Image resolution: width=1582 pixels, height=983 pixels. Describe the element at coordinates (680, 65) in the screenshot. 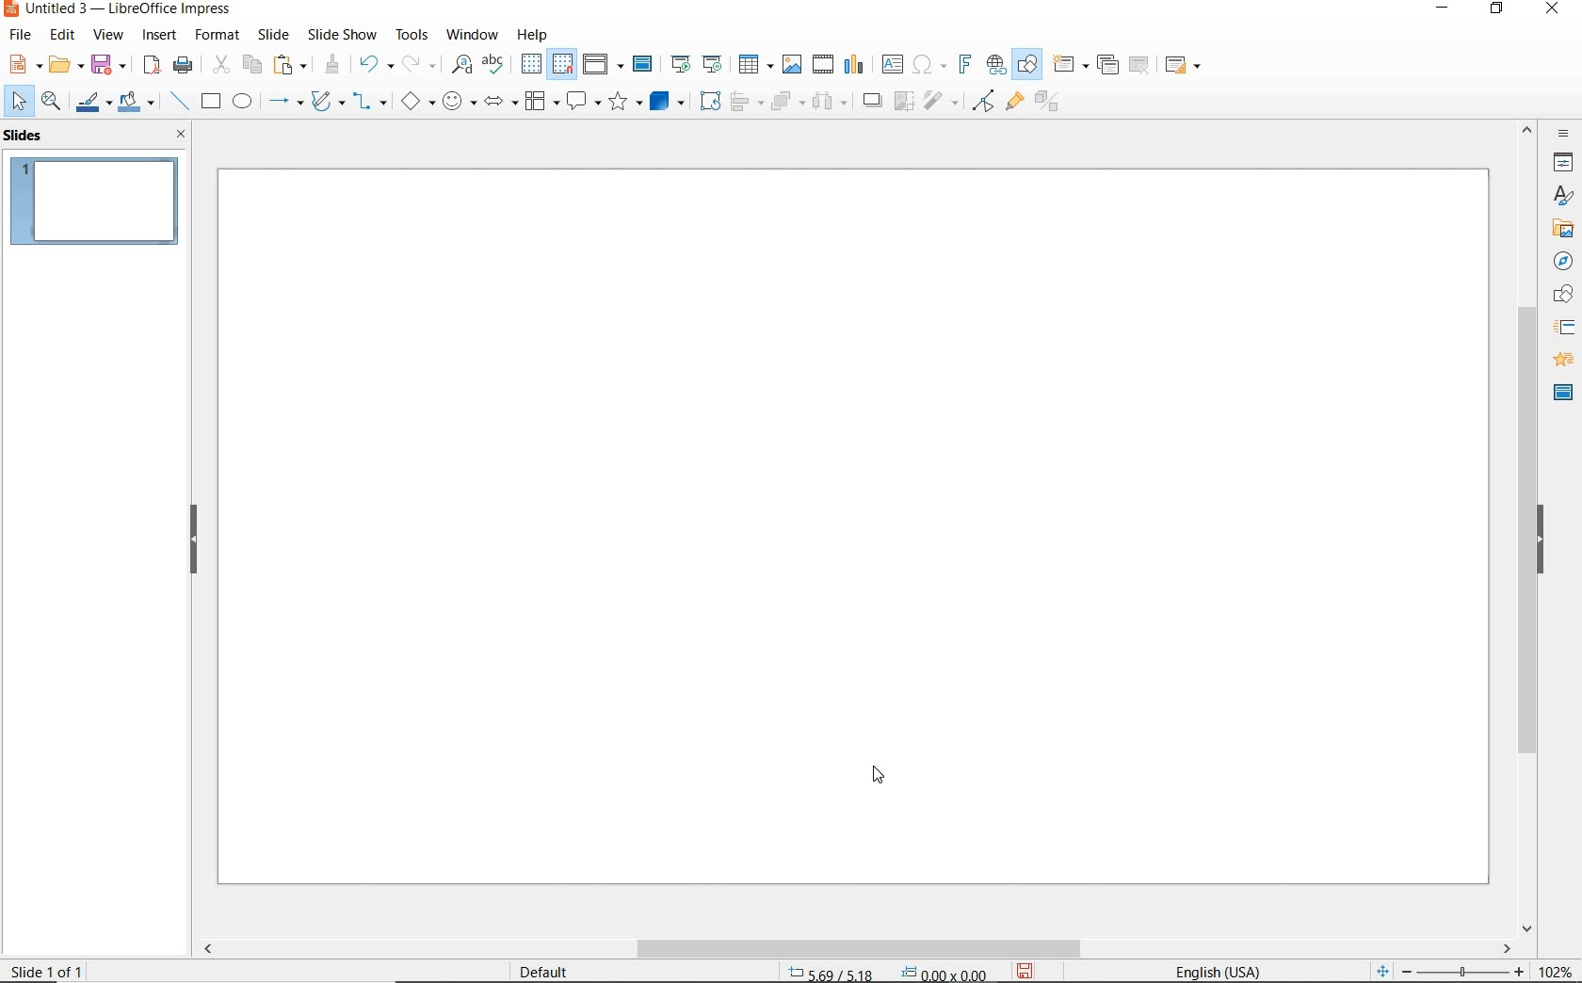

I see `START FROM FIRST SLIDE` at that location.